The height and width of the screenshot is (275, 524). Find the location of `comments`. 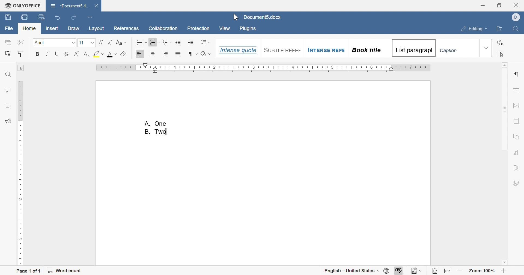

comments is located at coordinates (8, 89).